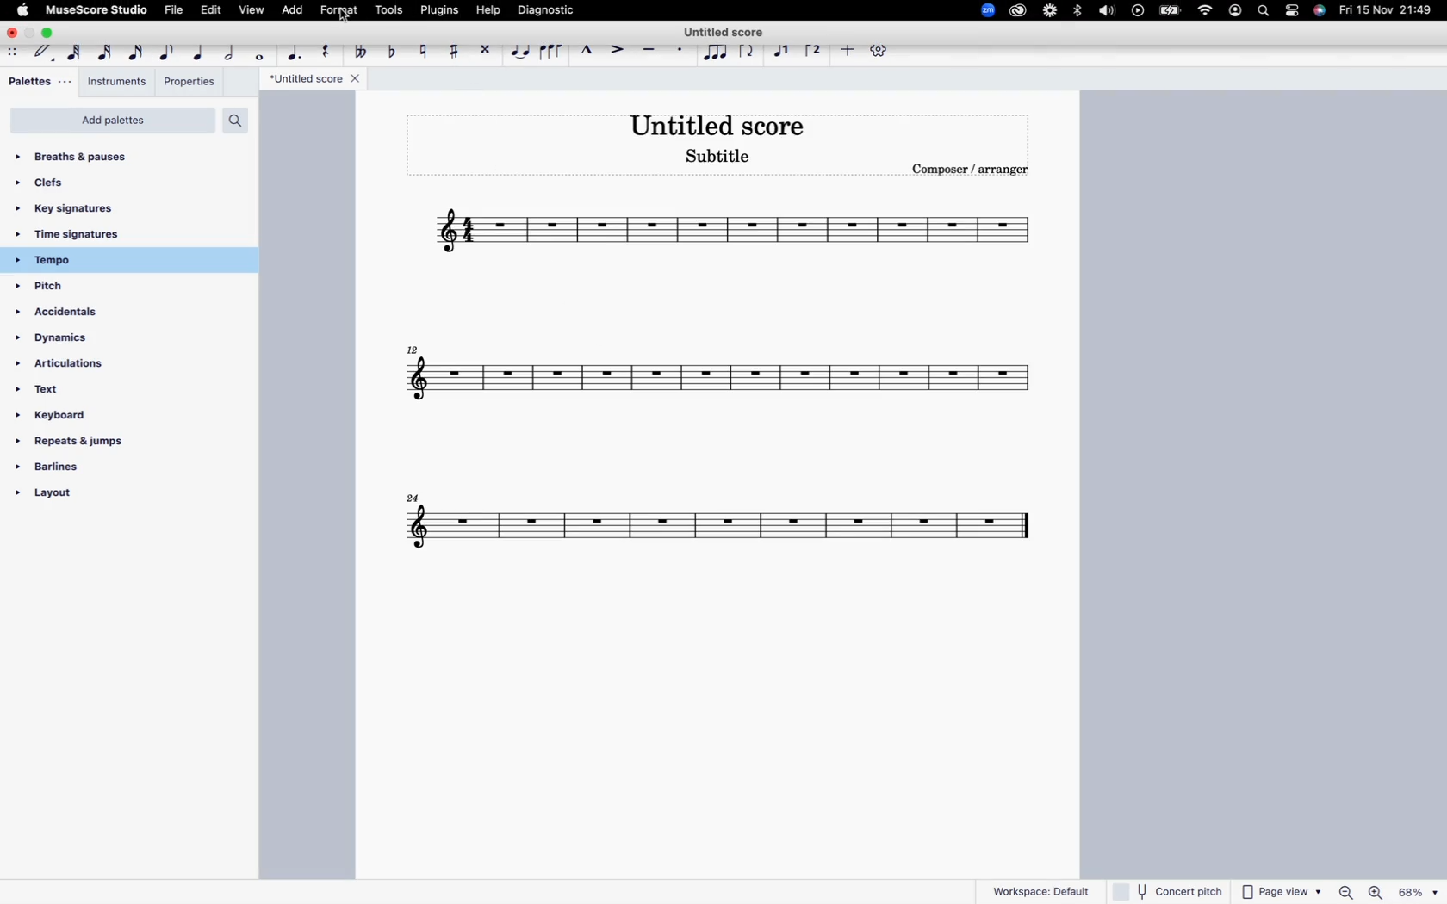 Image resolution: width=1447 pixels, height=904 pixels. What do you see at coordinates (70, 183) in the screenshot?
I see `clefs` at bounding box center [70, 183].